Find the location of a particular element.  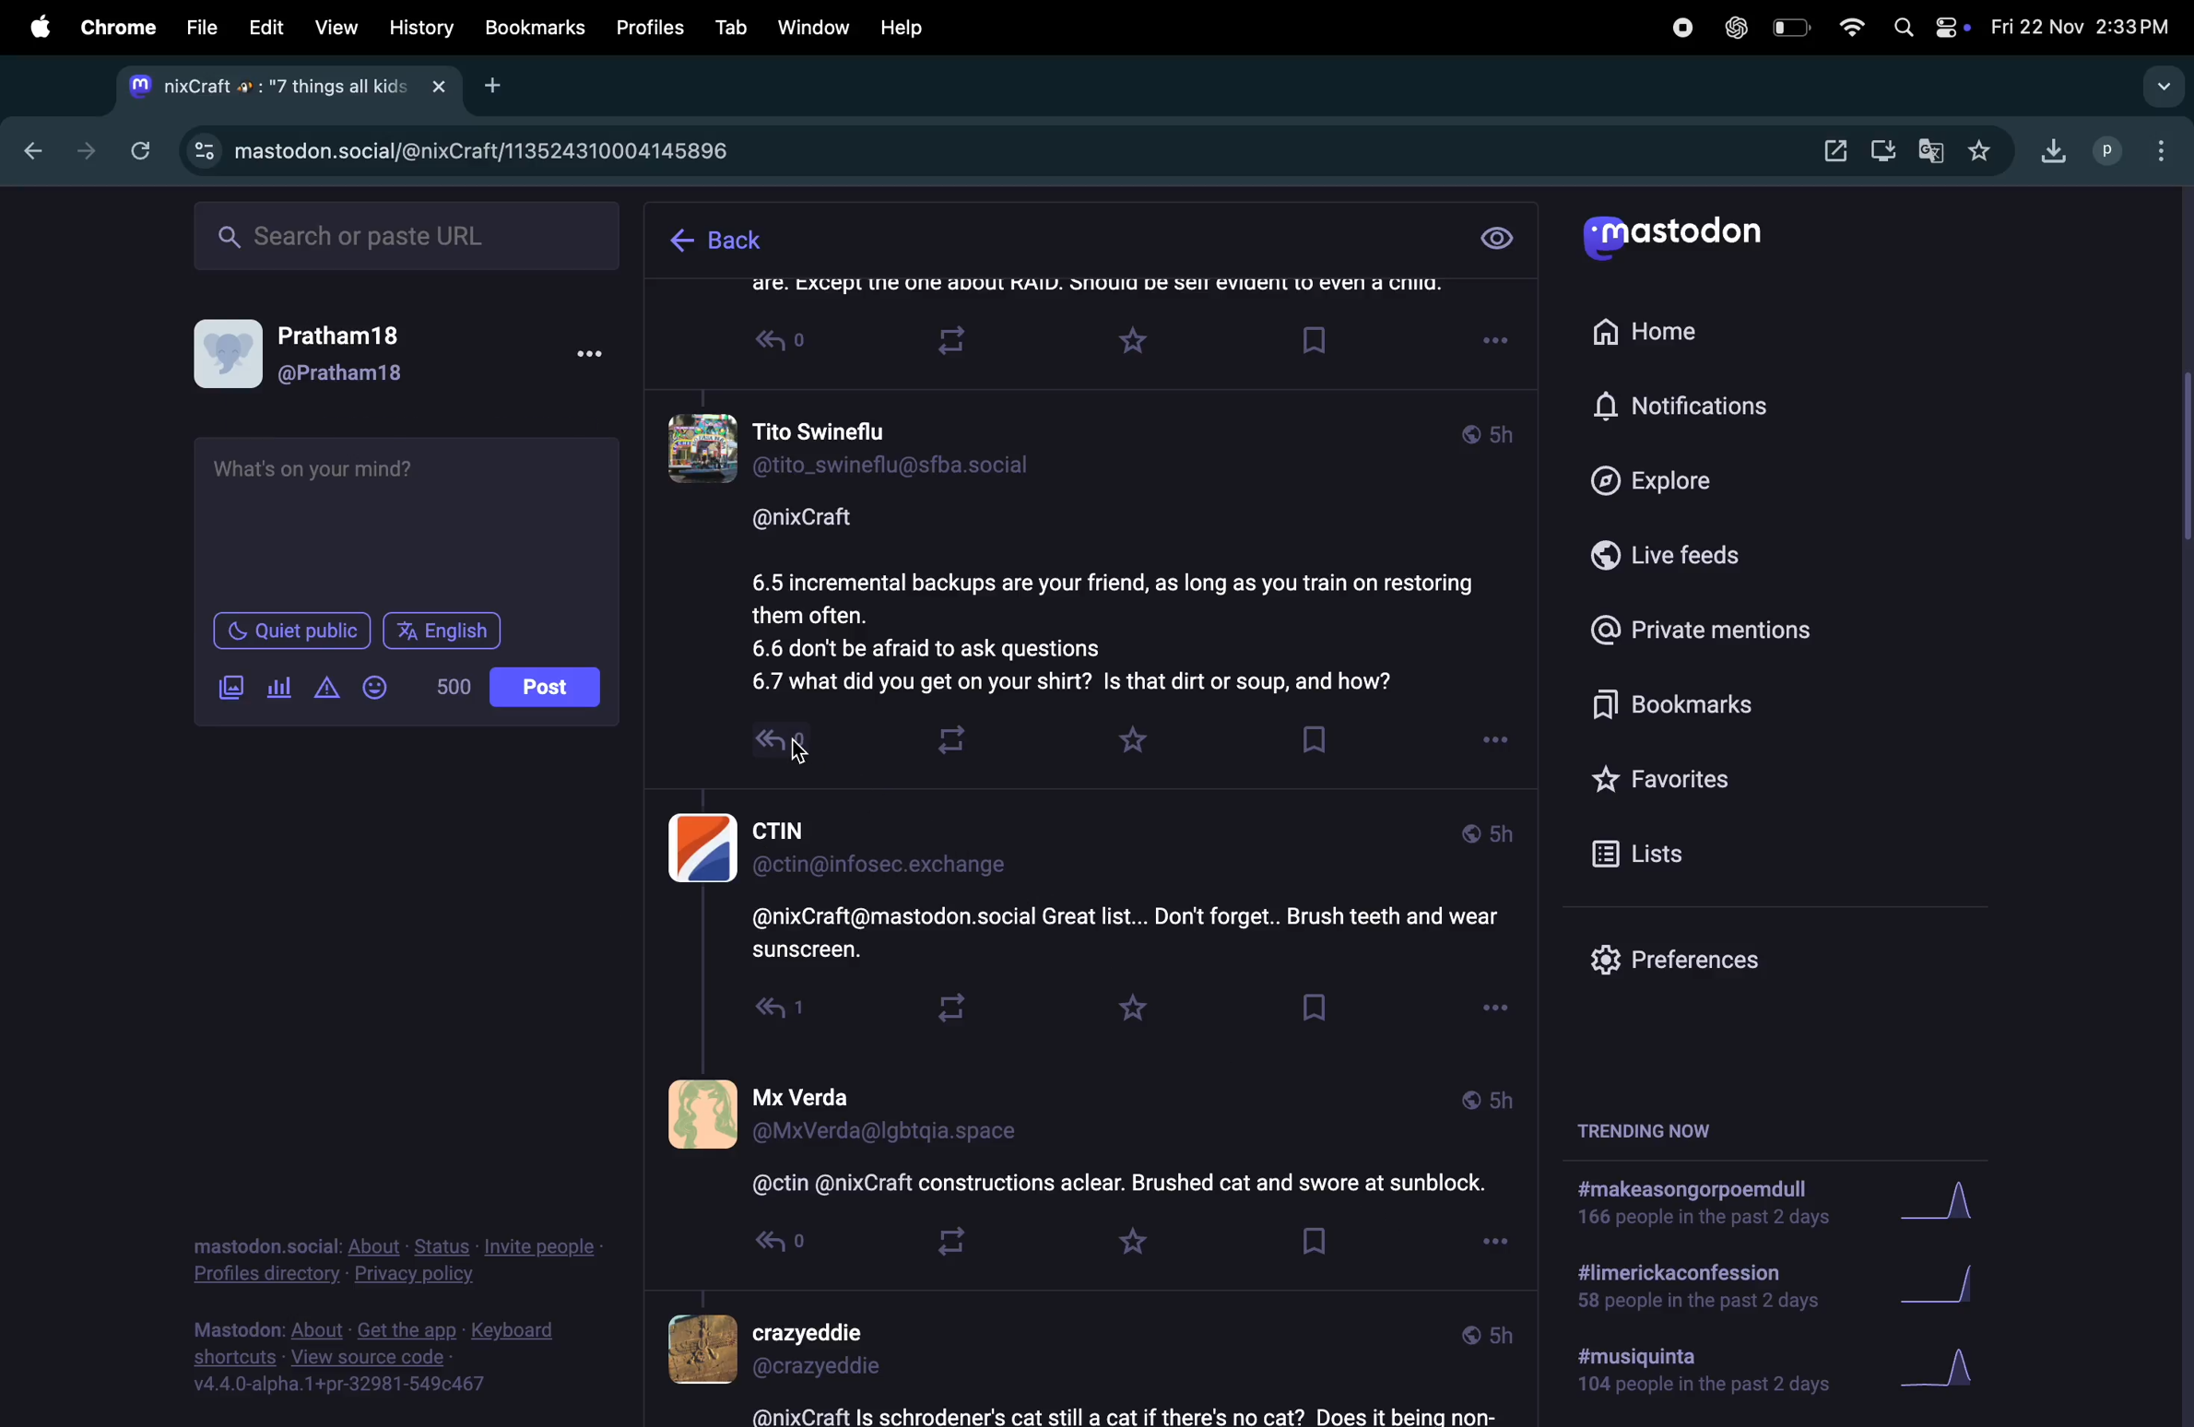

options is located at coordinates (1491, 746).